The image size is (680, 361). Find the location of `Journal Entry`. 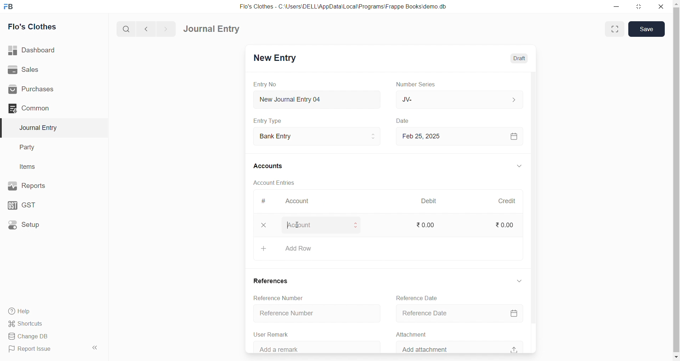

Journal Entry is located at coordinates (214, 29).